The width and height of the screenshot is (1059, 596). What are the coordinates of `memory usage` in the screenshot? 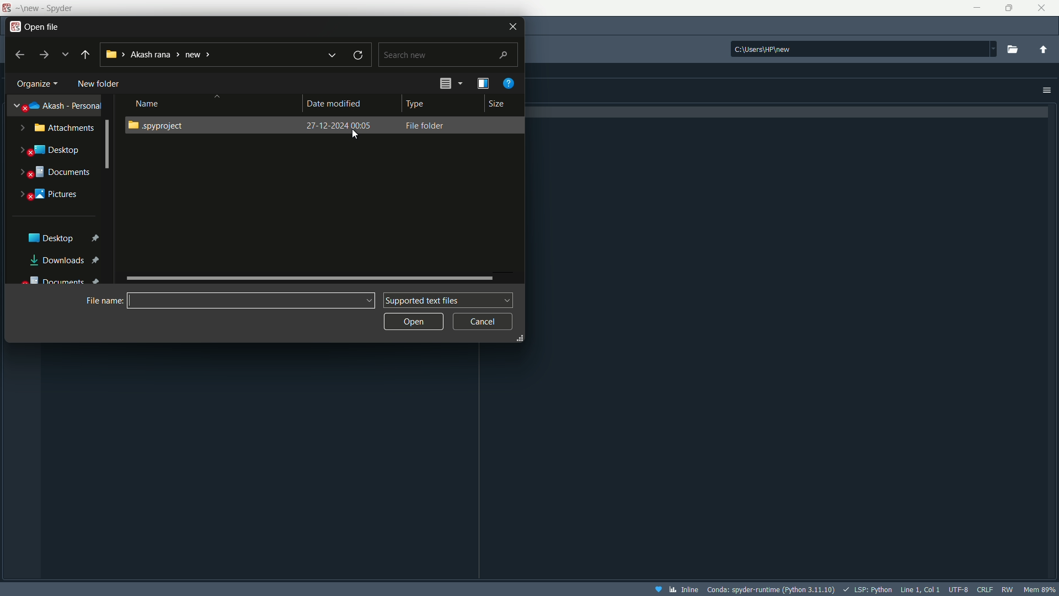 It's located at (1039, 590).